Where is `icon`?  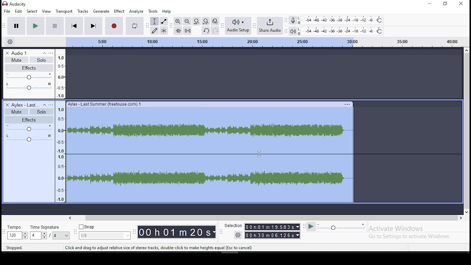 icon is located at coordinates (16, 4).